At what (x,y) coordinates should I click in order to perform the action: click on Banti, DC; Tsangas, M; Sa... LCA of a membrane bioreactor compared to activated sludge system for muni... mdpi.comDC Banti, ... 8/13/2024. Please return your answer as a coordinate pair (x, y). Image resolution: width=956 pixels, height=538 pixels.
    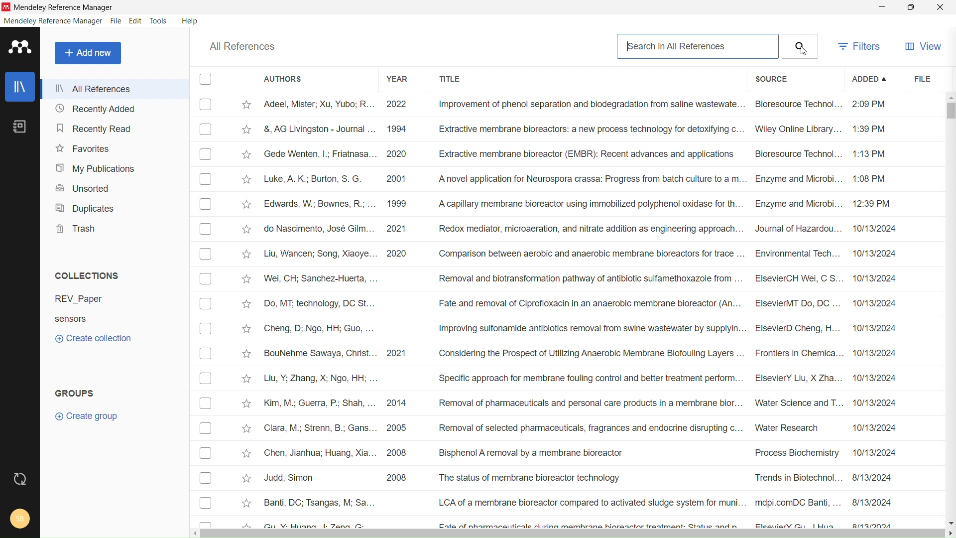
    Looking at the image, I should click on (579, 500).